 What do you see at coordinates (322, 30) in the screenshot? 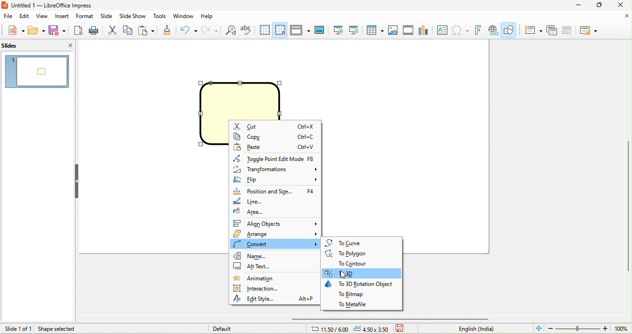
I see `master slide` at bounding box center [322, 30].